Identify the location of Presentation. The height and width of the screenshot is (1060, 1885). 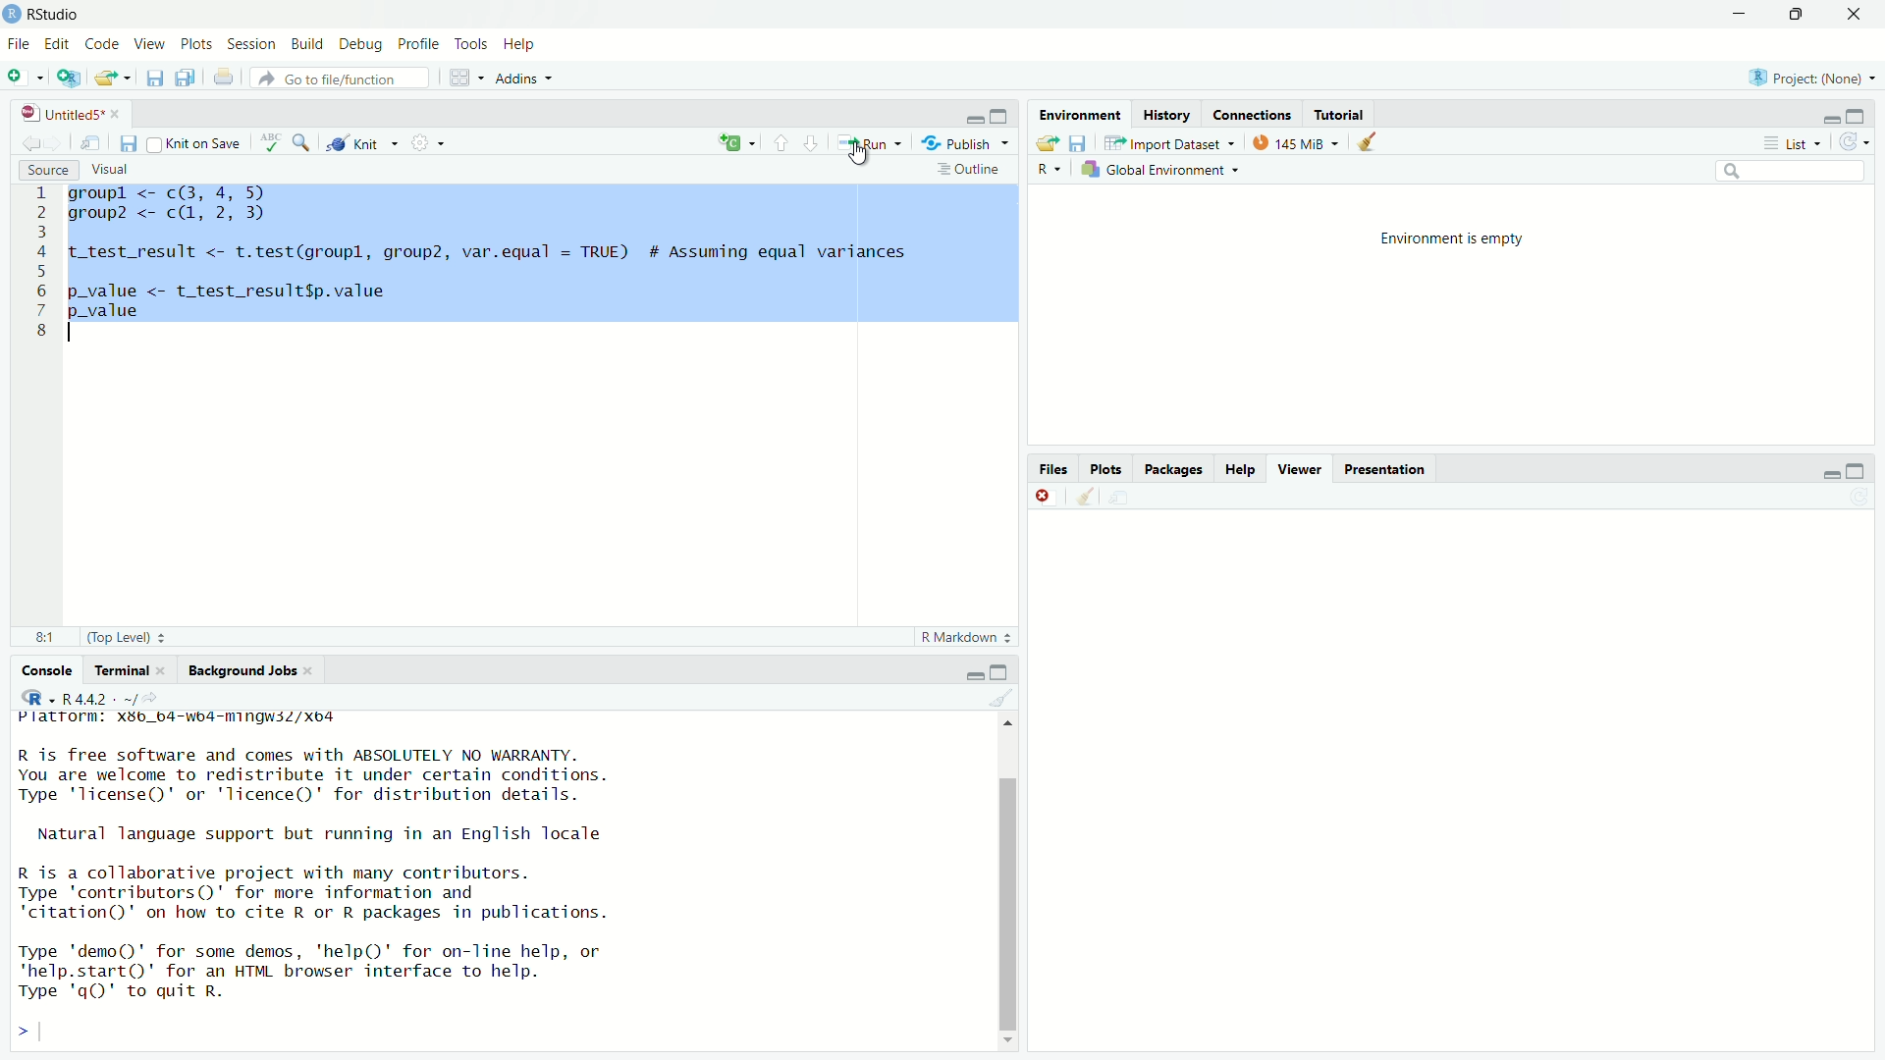
(1388, 468).